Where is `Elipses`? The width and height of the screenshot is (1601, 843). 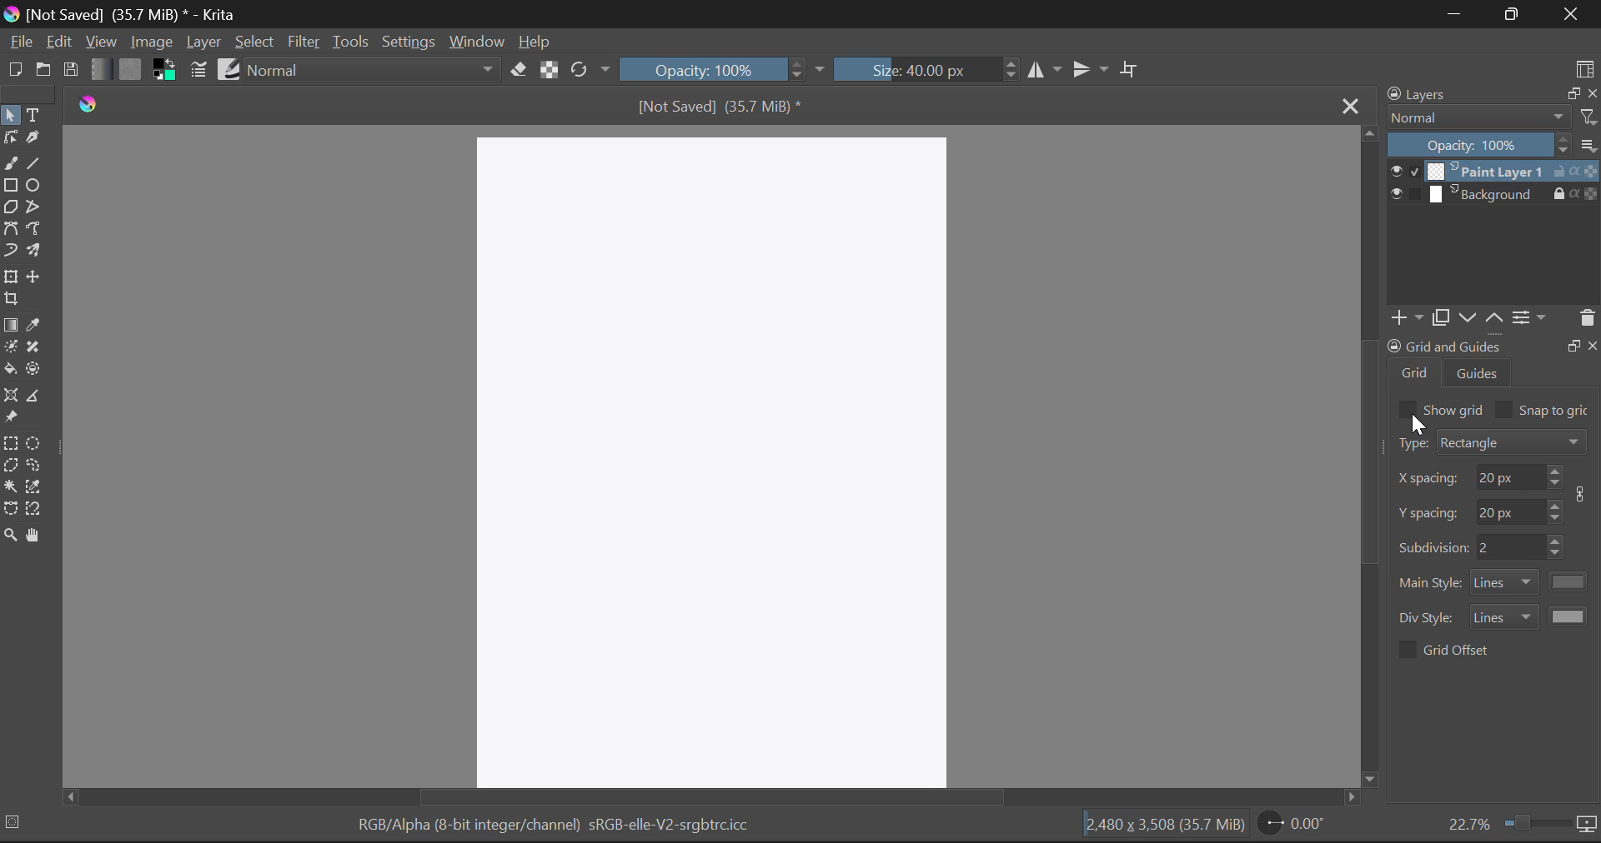 Elipses is located at coordinates (34, 185).